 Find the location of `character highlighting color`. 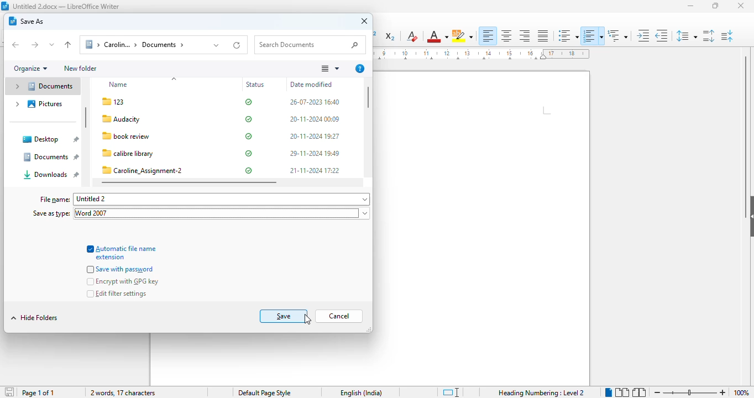

character highlighting color is located at coordinates (463, 36).